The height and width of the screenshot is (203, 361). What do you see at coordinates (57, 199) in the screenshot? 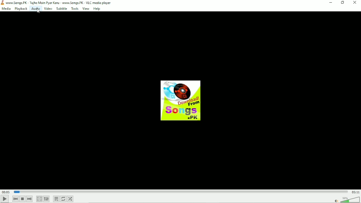
I see `Toggle playlist` at bounding box center [57, 199].